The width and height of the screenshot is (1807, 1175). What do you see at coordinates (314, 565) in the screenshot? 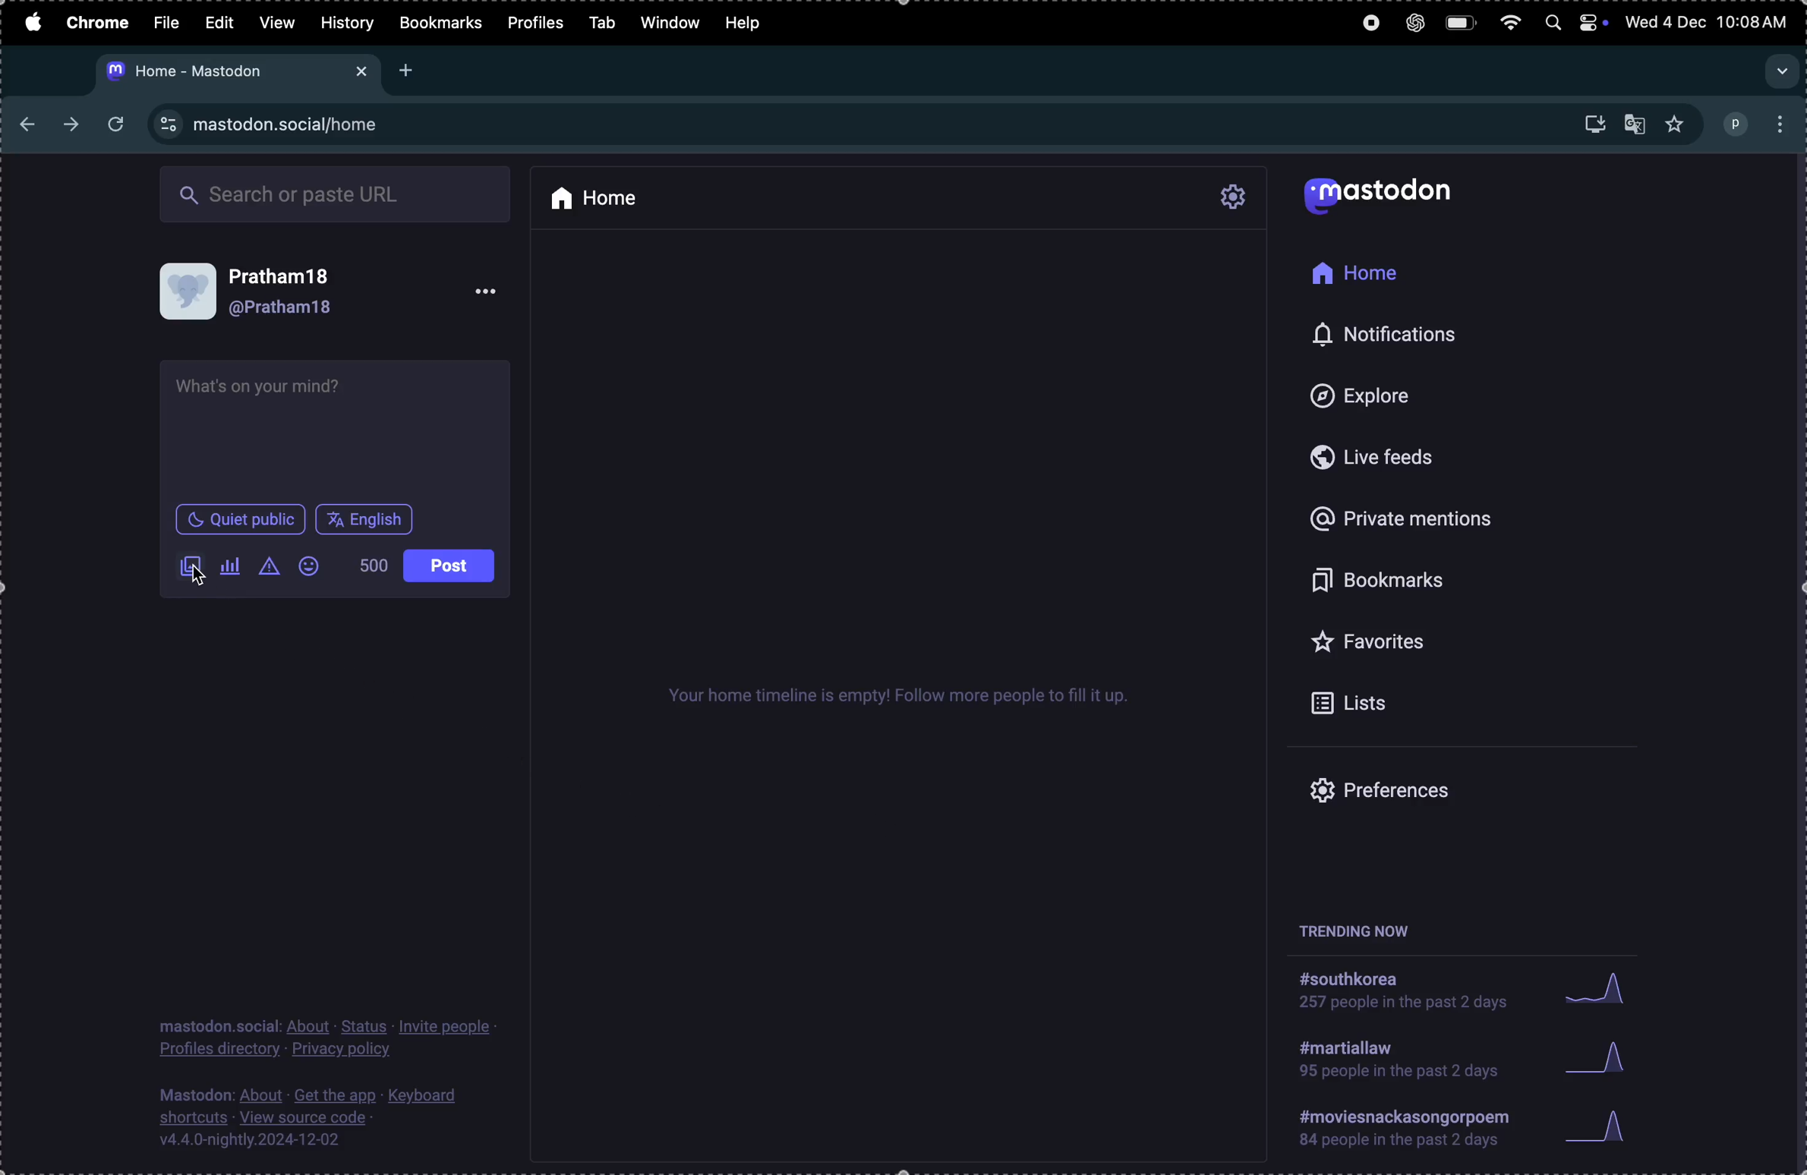
I see `Emoji` at bounding box center [314, 565].